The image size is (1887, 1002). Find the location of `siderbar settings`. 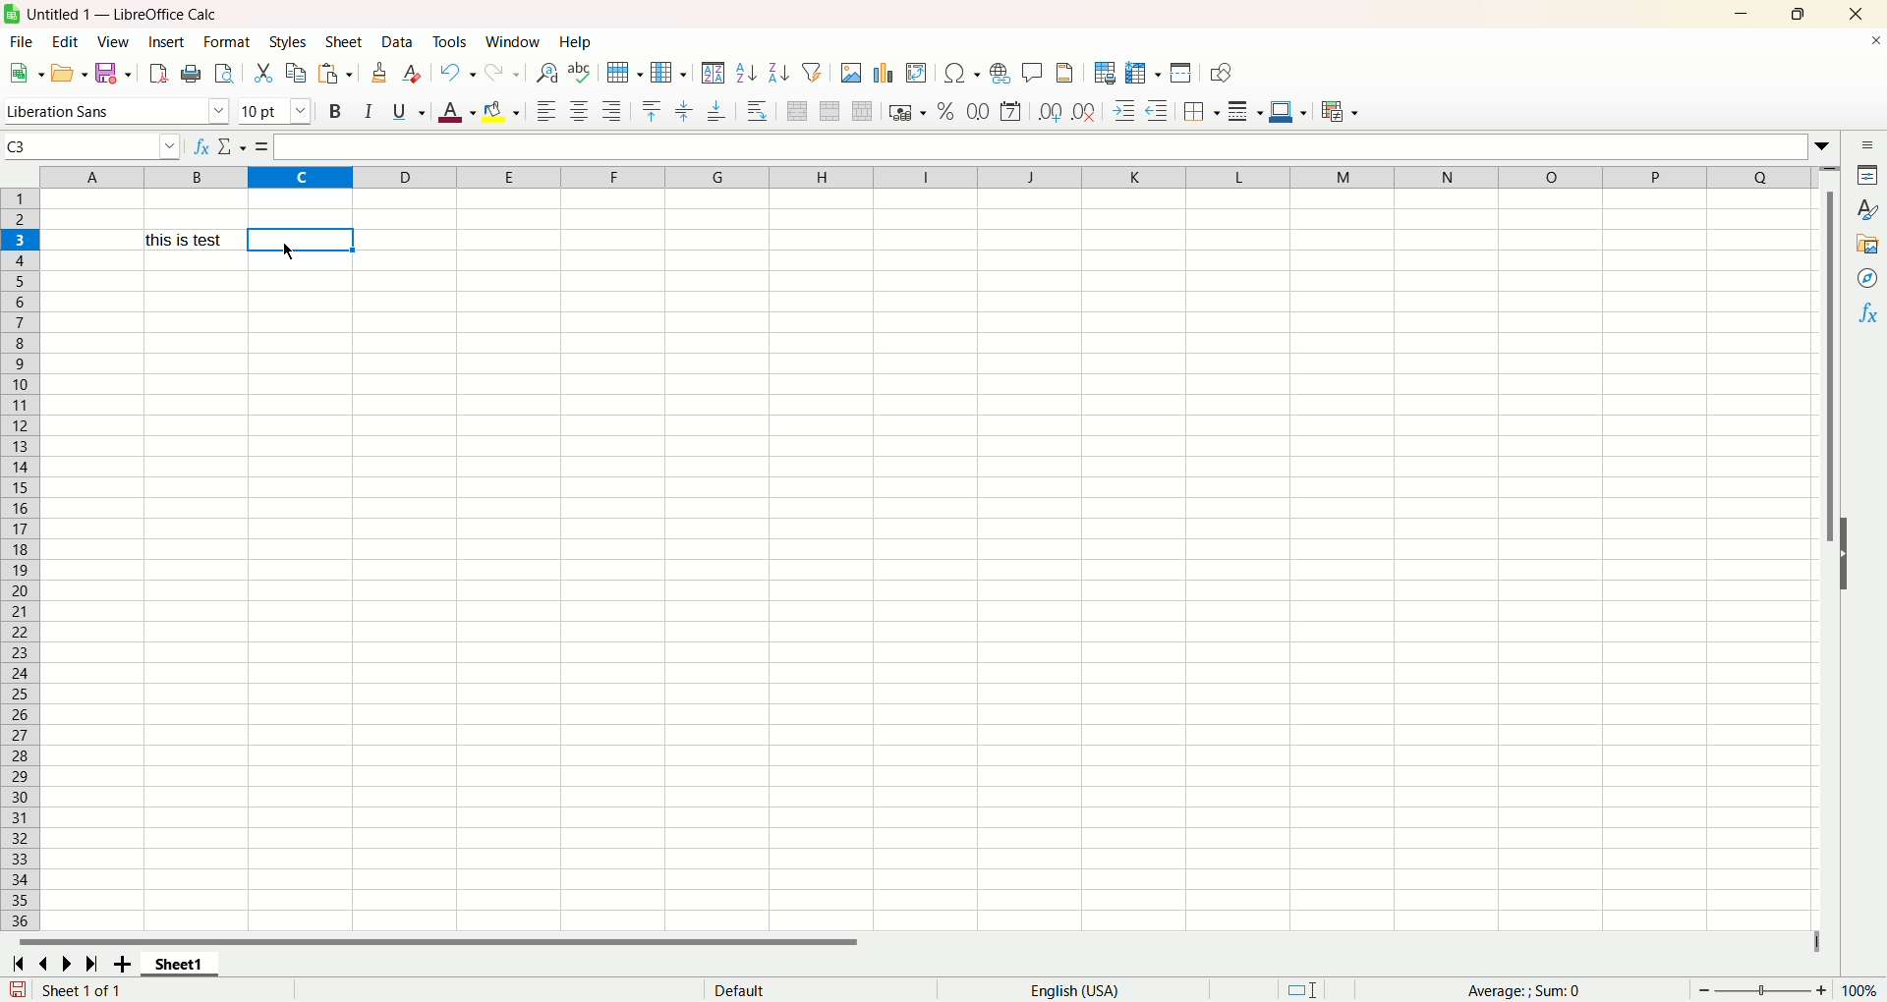

siderbar settings is located at coordinates (1871, 146).